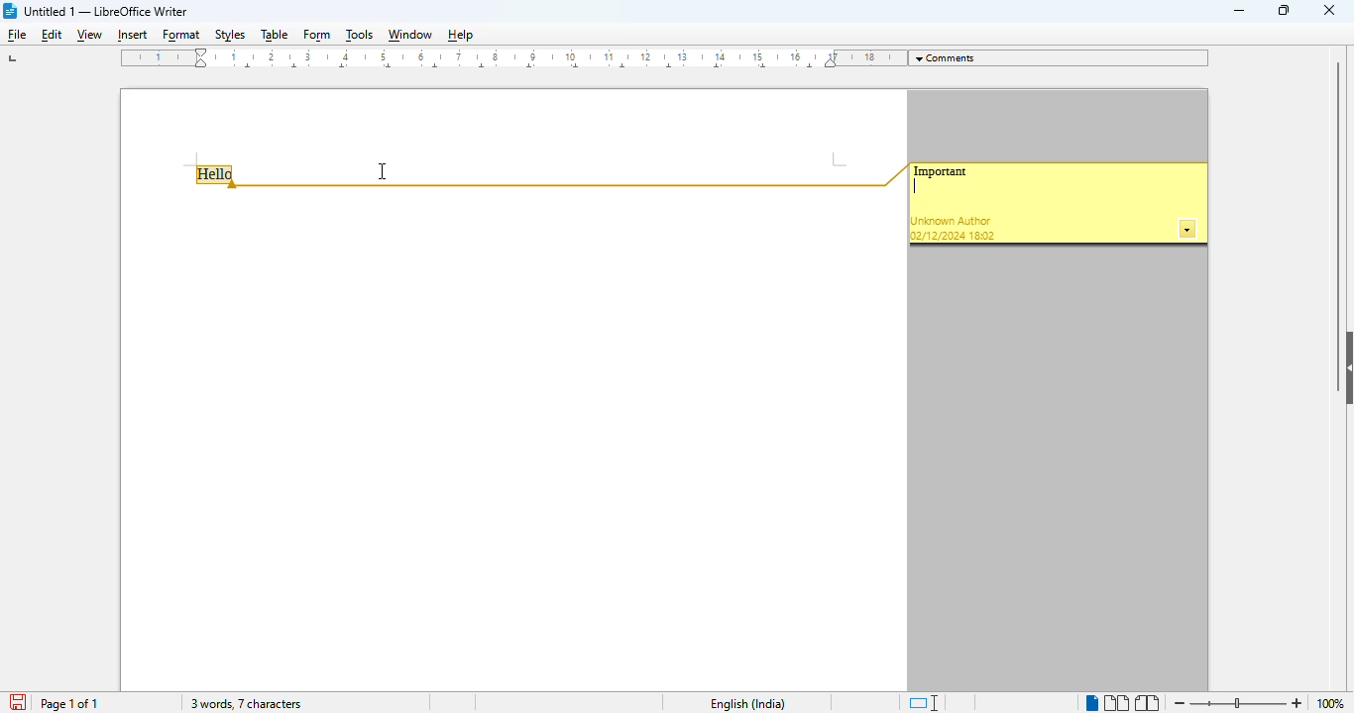 This screenshot has width=1354, height=713. I want to click on window, so click(409, 35).